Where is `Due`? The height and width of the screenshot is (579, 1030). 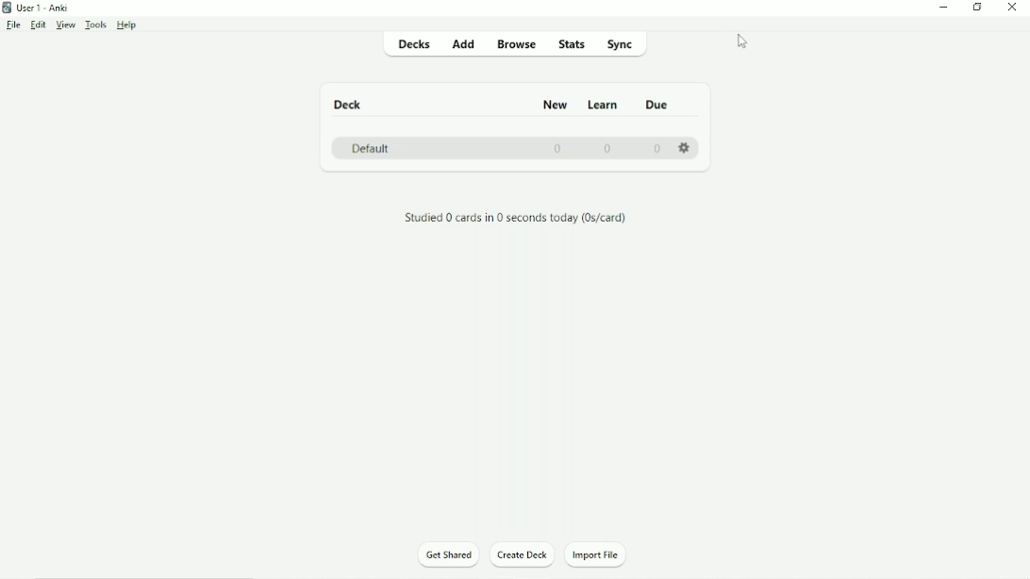
Due is located at coordinates (657, 103).